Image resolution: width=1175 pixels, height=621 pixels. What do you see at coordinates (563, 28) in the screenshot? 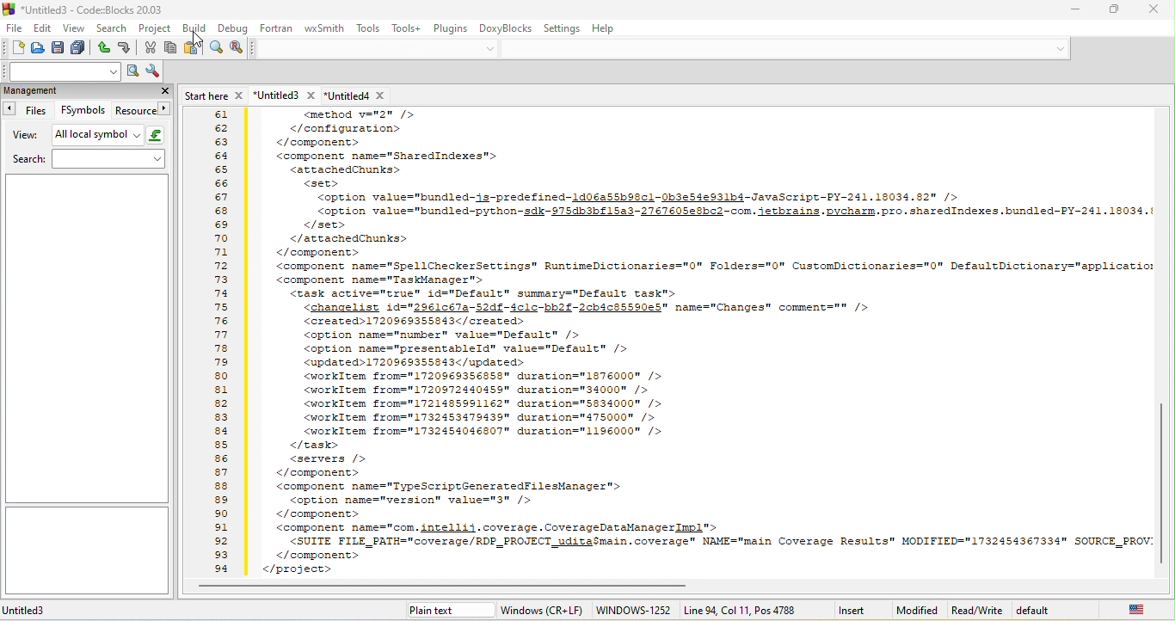
I see `settings` at bounding box center [563, 28].